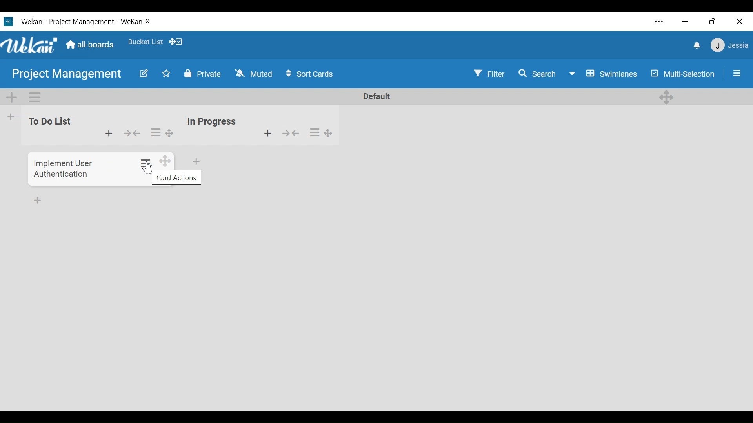 This screenshot has width=753, height=423. Describe the element at coordinates (37, 202) in the screenshot. I see `add card` at that location.